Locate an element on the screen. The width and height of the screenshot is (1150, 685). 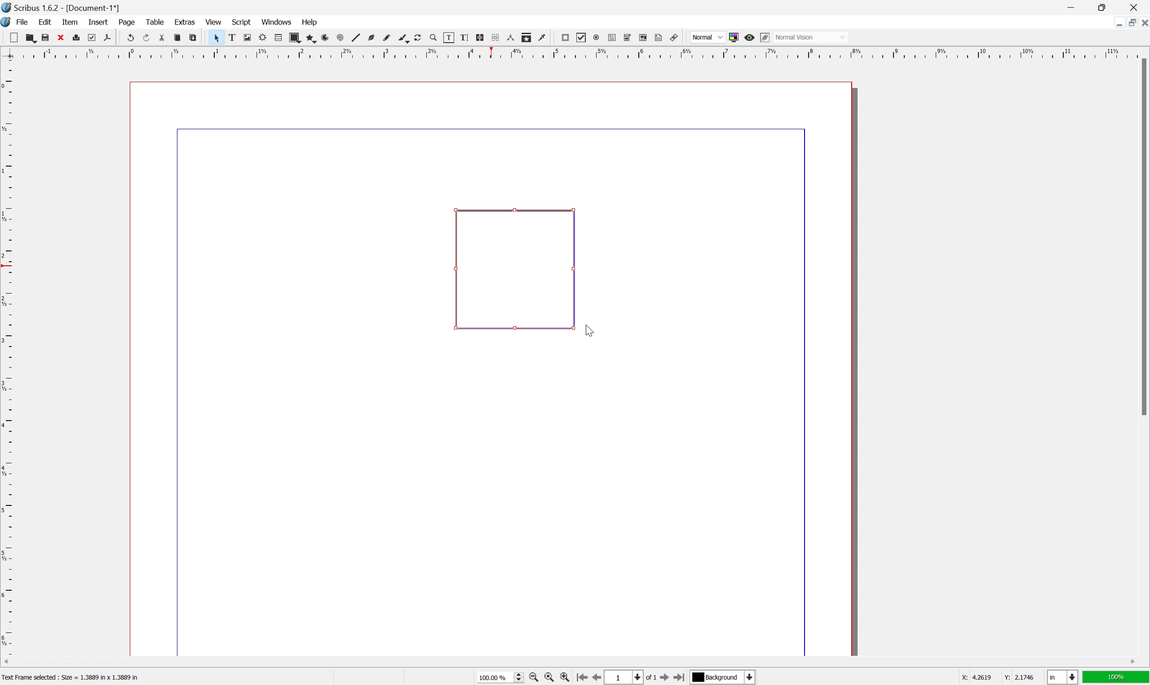
select current layer is located at coordinates (725, 678).